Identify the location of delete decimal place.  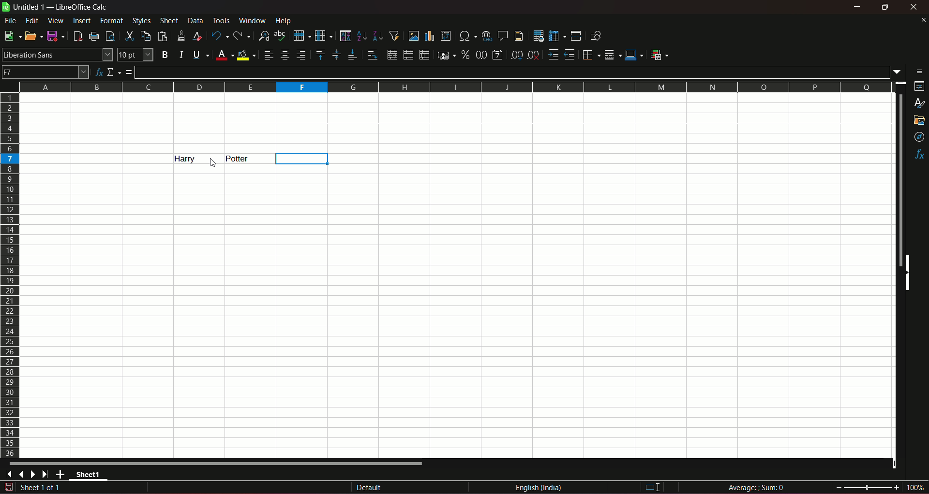
(533, 56).